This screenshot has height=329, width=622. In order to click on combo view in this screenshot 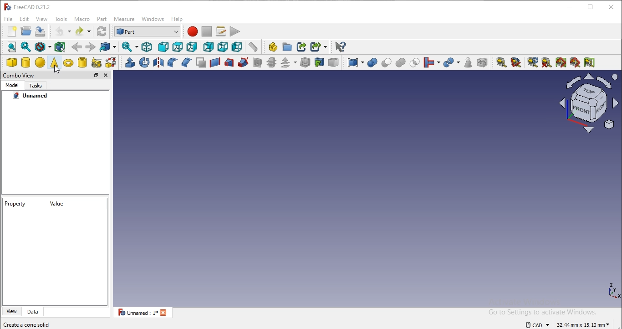, I will do `click(20, 76)`.